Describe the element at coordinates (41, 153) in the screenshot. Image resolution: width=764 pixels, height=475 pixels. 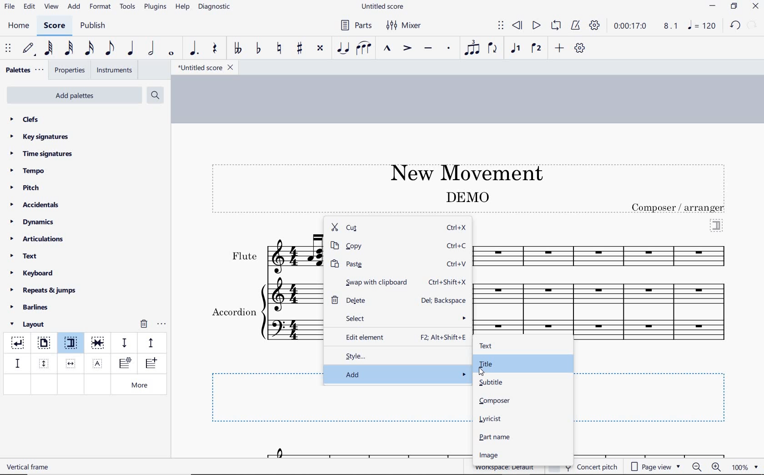
I see `time signatures` at that location.